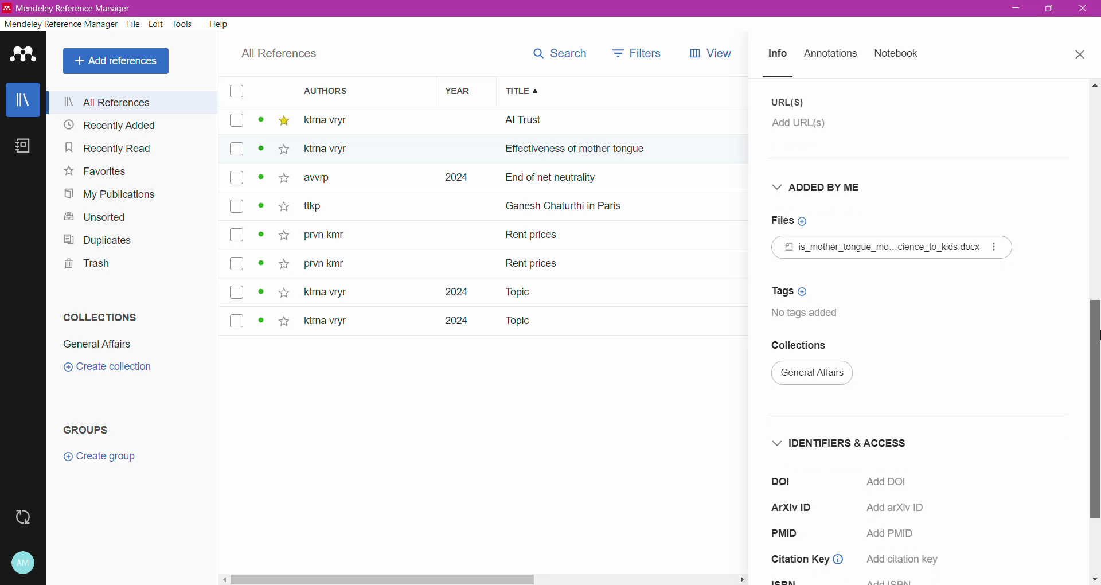  I want to click on 2024, so click(454, 178).